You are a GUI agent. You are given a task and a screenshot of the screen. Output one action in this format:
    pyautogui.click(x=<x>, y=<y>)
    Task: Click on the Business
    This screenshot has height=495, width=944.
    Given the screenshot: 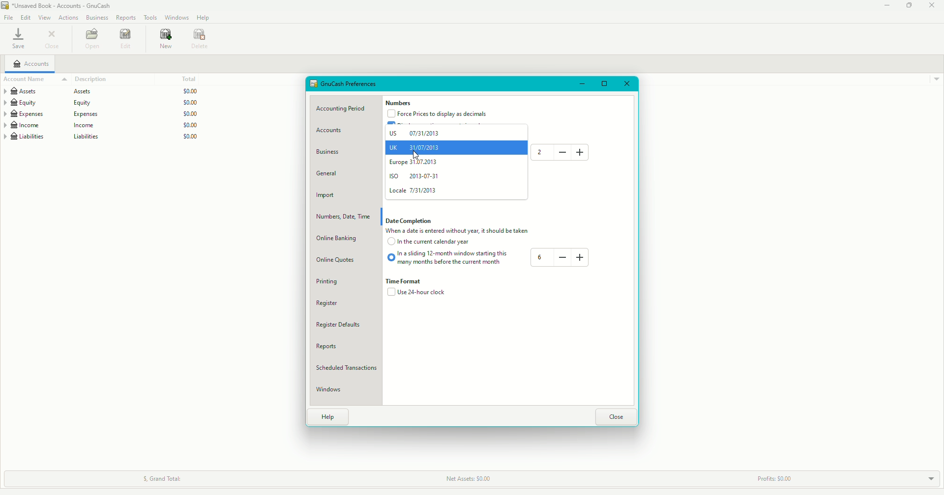 What is the action you would take?
    pyautogui.click(x=331, y=152)
    